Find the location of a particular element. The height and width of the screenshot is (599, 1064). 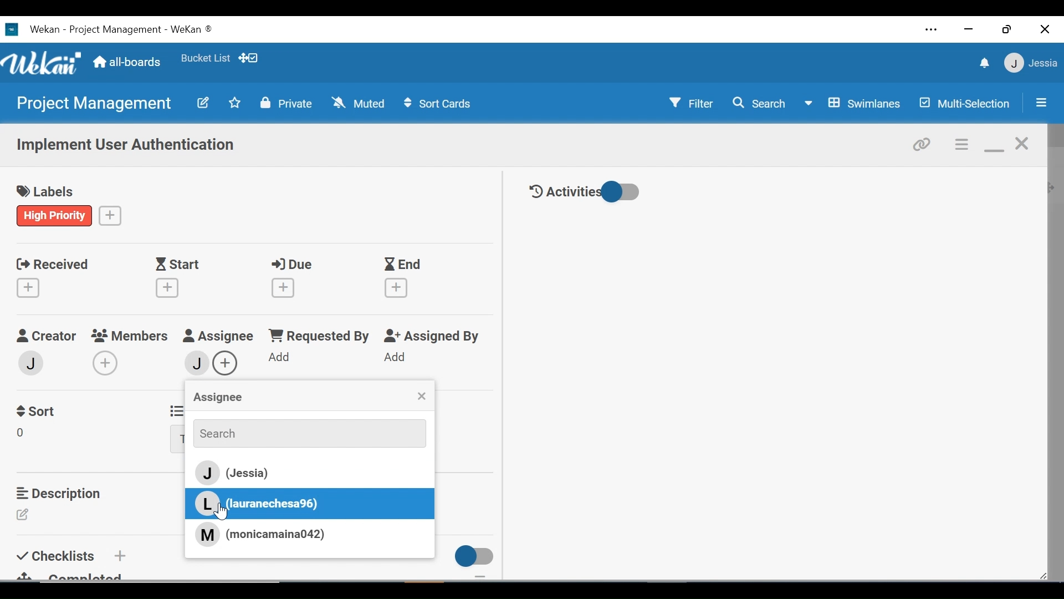

Edit is located at coordinates (202, 102).